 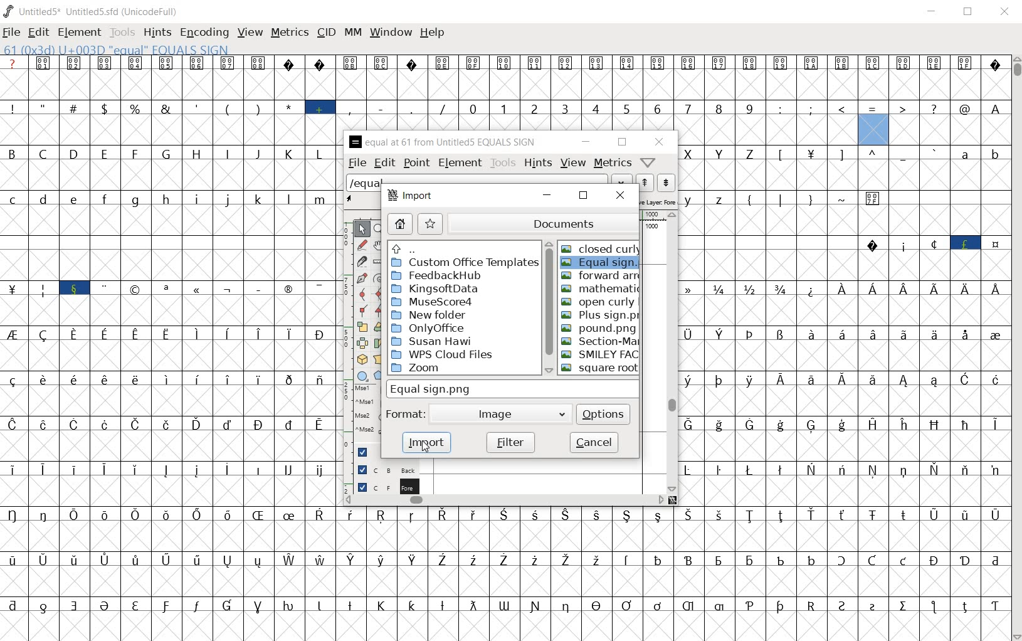 I want to click on minimize, so click(x=932, y=11).